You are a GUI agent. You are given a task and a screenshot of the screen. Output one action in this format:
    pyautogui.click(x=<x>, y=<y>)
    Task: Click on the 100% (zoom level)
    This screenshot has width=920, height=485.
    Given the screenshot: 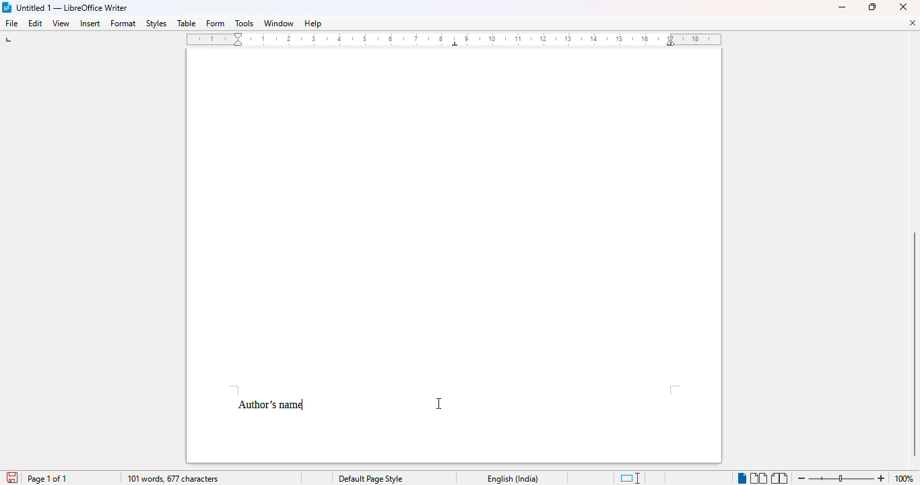 What is the action you would take?
    pyautogui.click(x=905, y=478)
    